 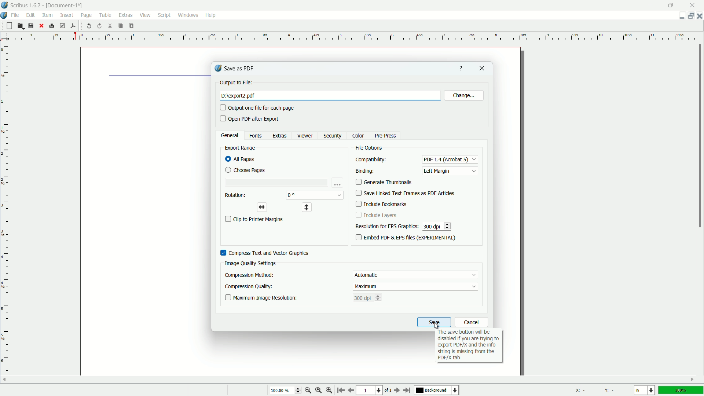 What do you see at coordinates (682, 390) in the screenshot?
I see `100%` at bounding box center [682, 390].